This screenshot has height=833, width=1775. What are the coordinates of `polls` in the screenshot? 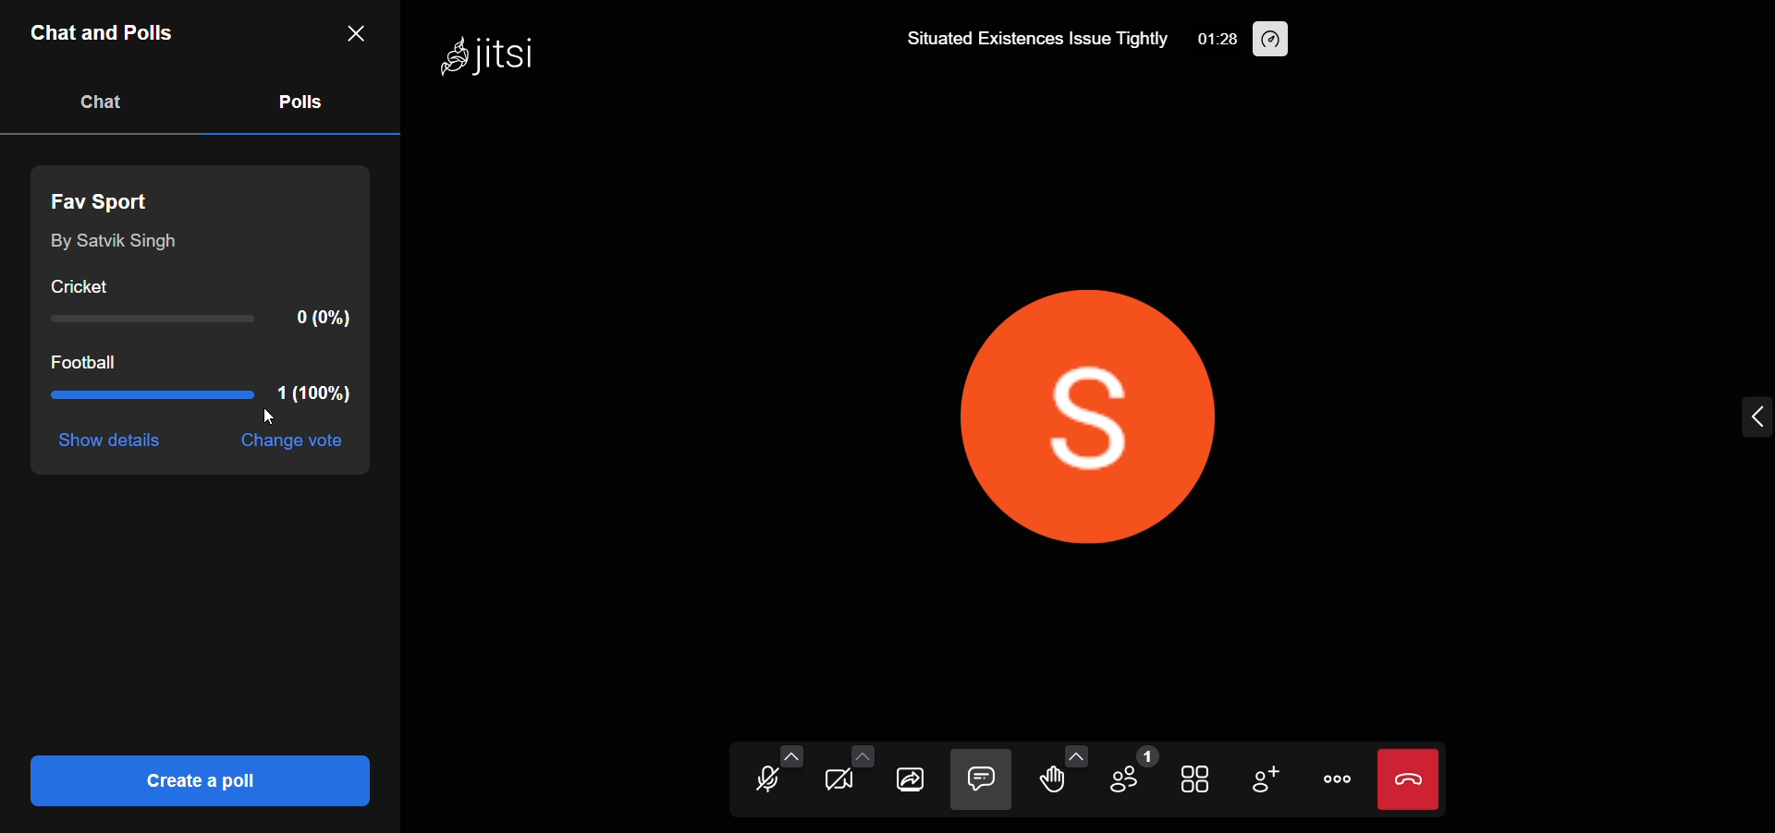 It's located at (301, 103).